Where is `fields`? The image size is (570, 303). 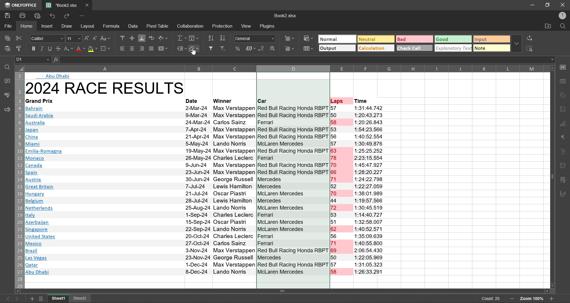 fields is located at coordinates (194, 37).